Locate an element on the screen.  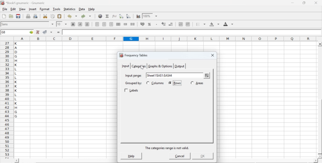
cursor is located at coordinates (142, 67).